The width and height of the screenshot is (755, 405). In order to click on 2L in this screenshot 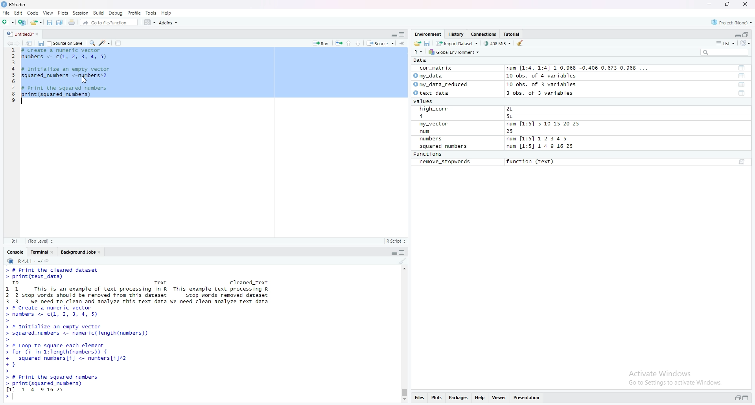, I will do `click(514, 109)`.